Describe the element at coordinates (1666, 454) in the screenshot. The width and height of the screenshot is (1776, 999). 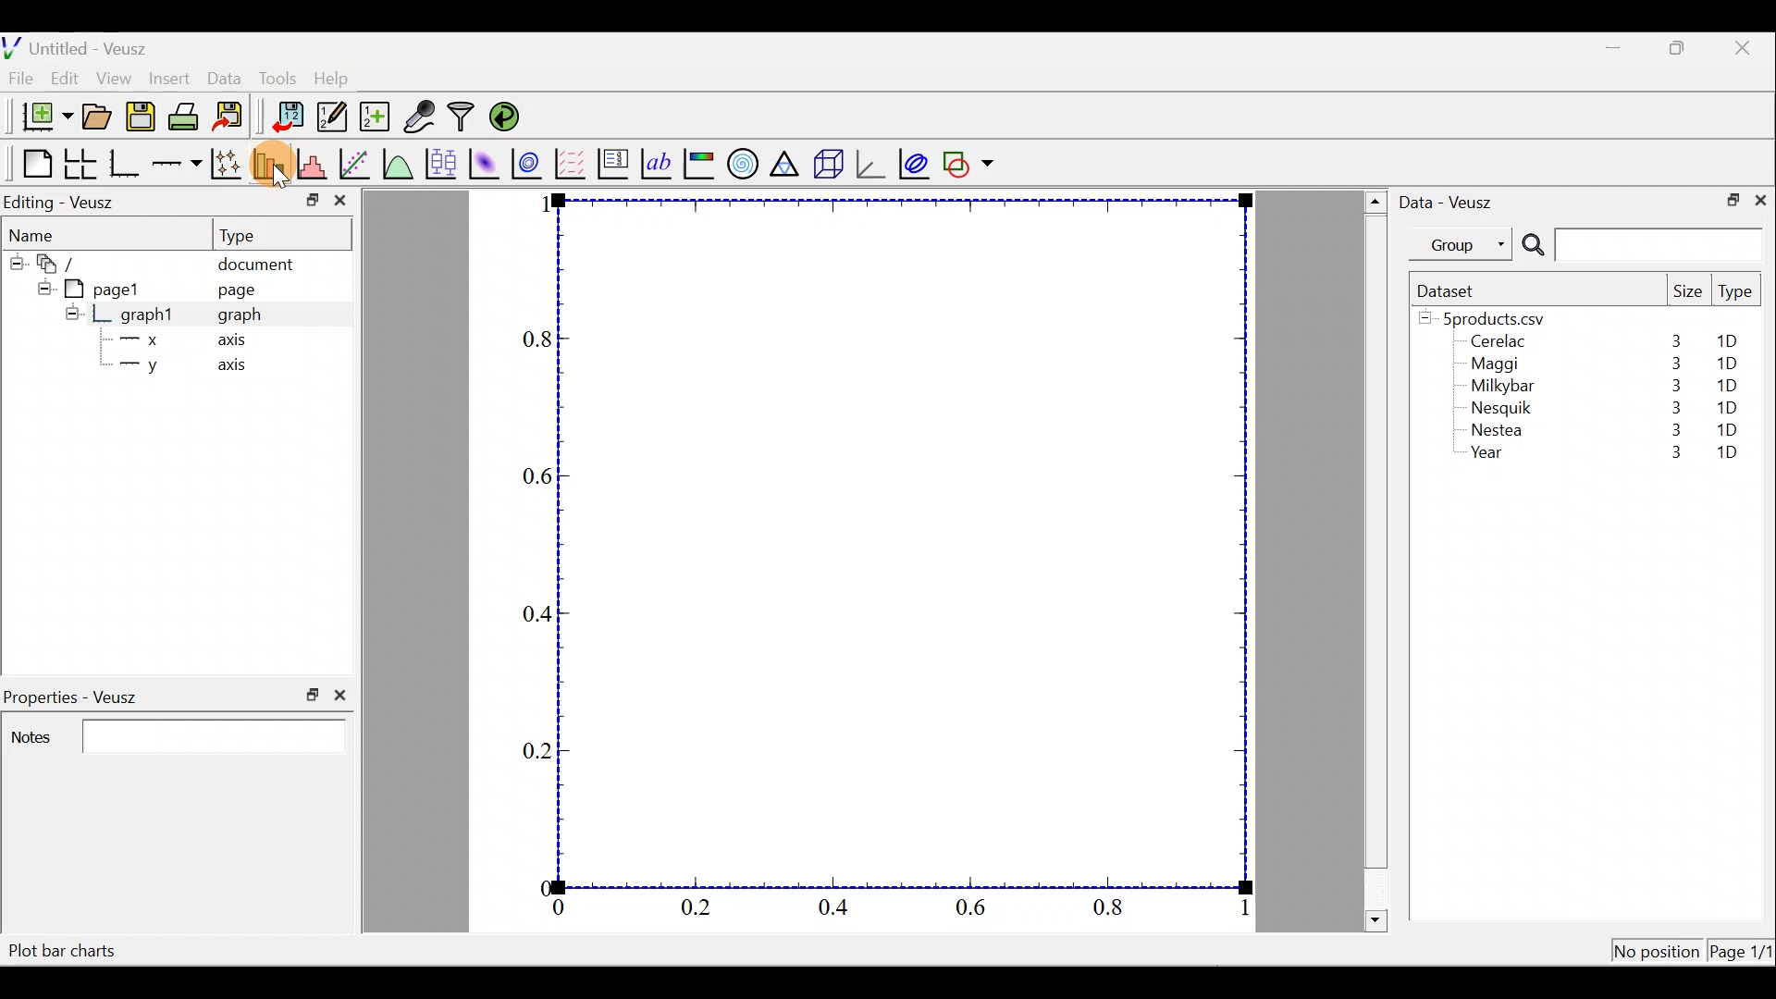
I see `3` at that location.